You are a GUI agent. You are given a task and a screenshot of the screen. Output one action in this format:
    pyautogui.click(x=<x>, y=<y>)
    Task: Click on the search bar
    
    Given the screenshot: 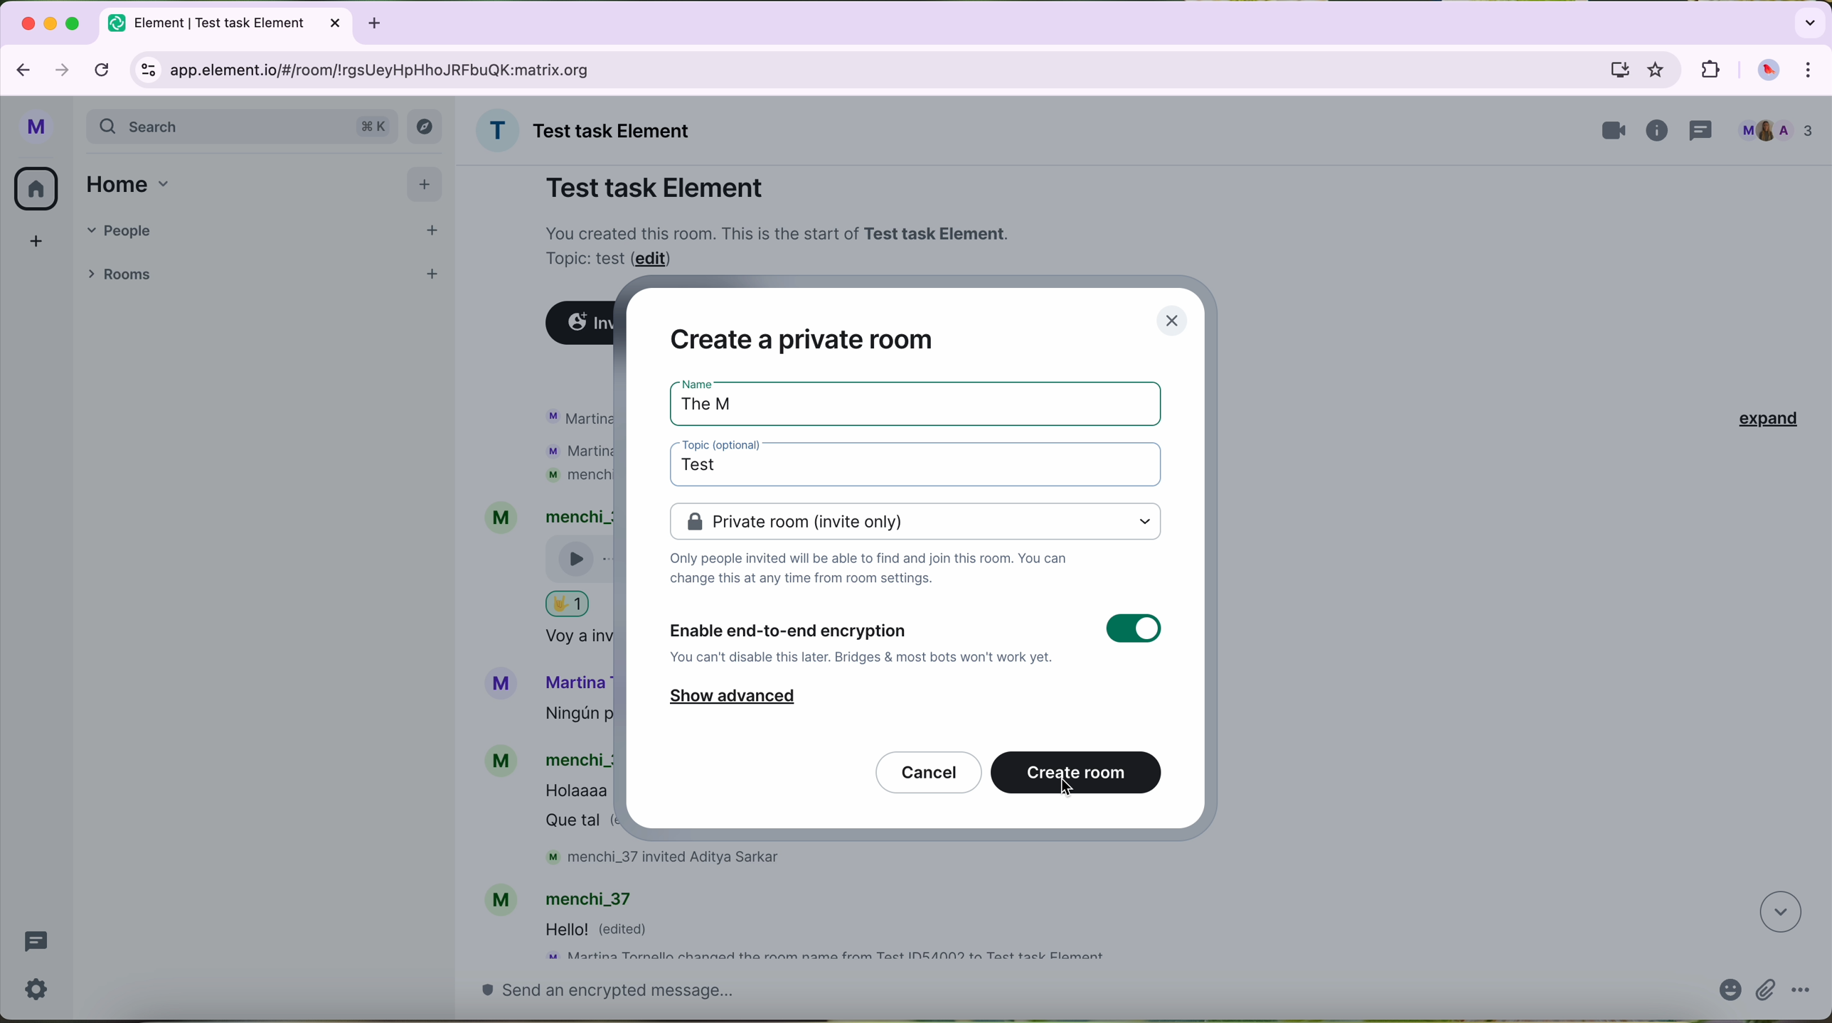 What is the action you would take?
    pyautogui.click(x=243, y=128)
    